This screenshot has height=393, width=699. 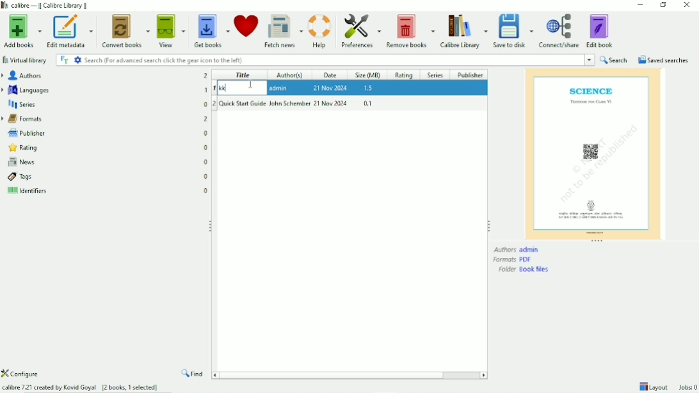 What do you see at coordinates (206, 133) in the screenshot?
I see `0` at bounding box center [206, 133].